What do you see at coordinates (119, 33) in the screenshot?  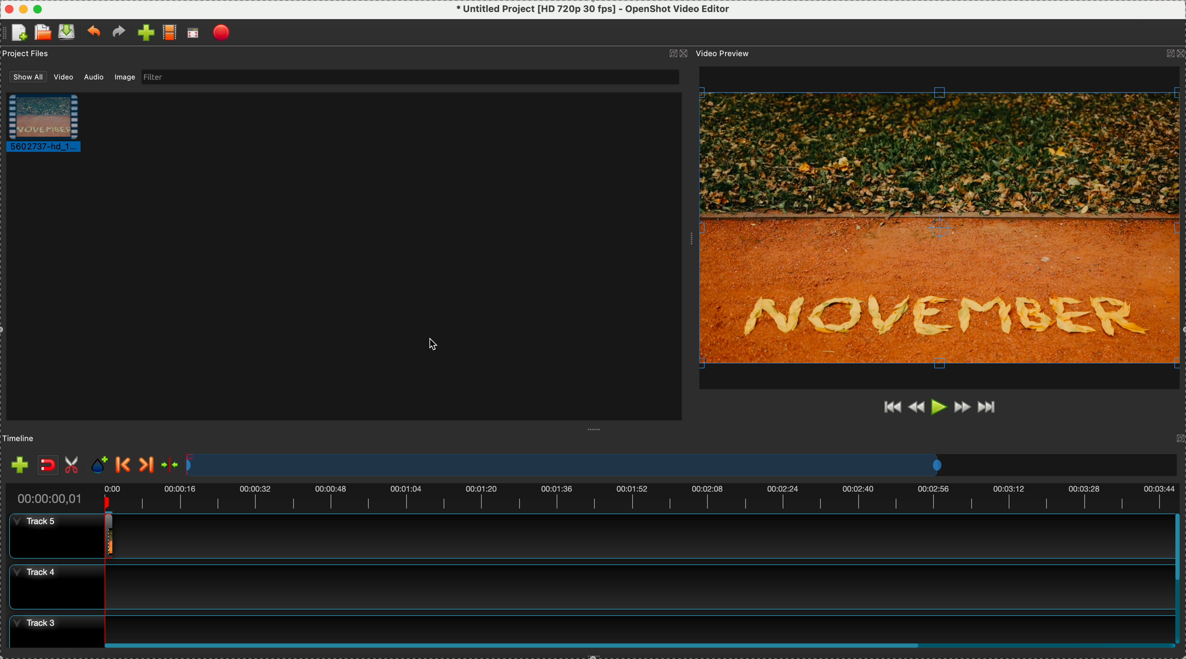 I see `redo` at bounding box center [119, 33].